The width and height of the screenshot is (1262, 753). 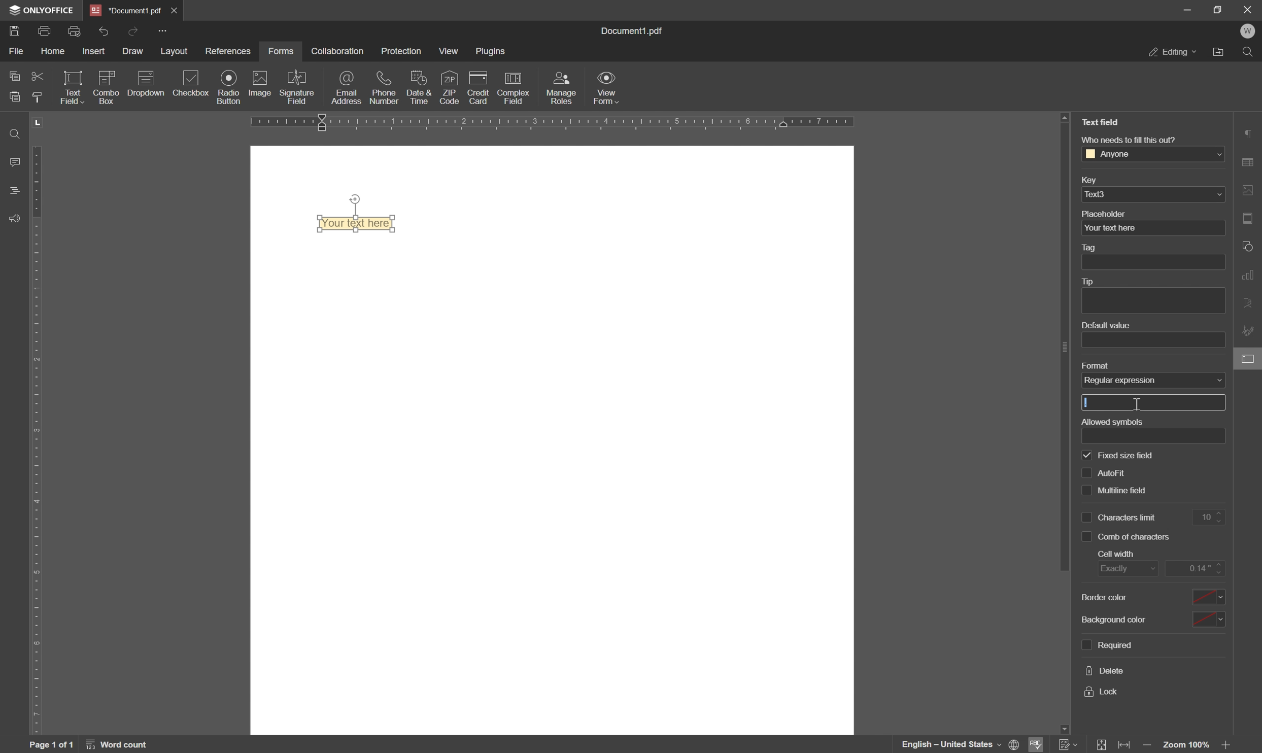 What do you see at coordinates (608, 90) in the screenshot?
I see `view form` at bounding box center [608, 90].